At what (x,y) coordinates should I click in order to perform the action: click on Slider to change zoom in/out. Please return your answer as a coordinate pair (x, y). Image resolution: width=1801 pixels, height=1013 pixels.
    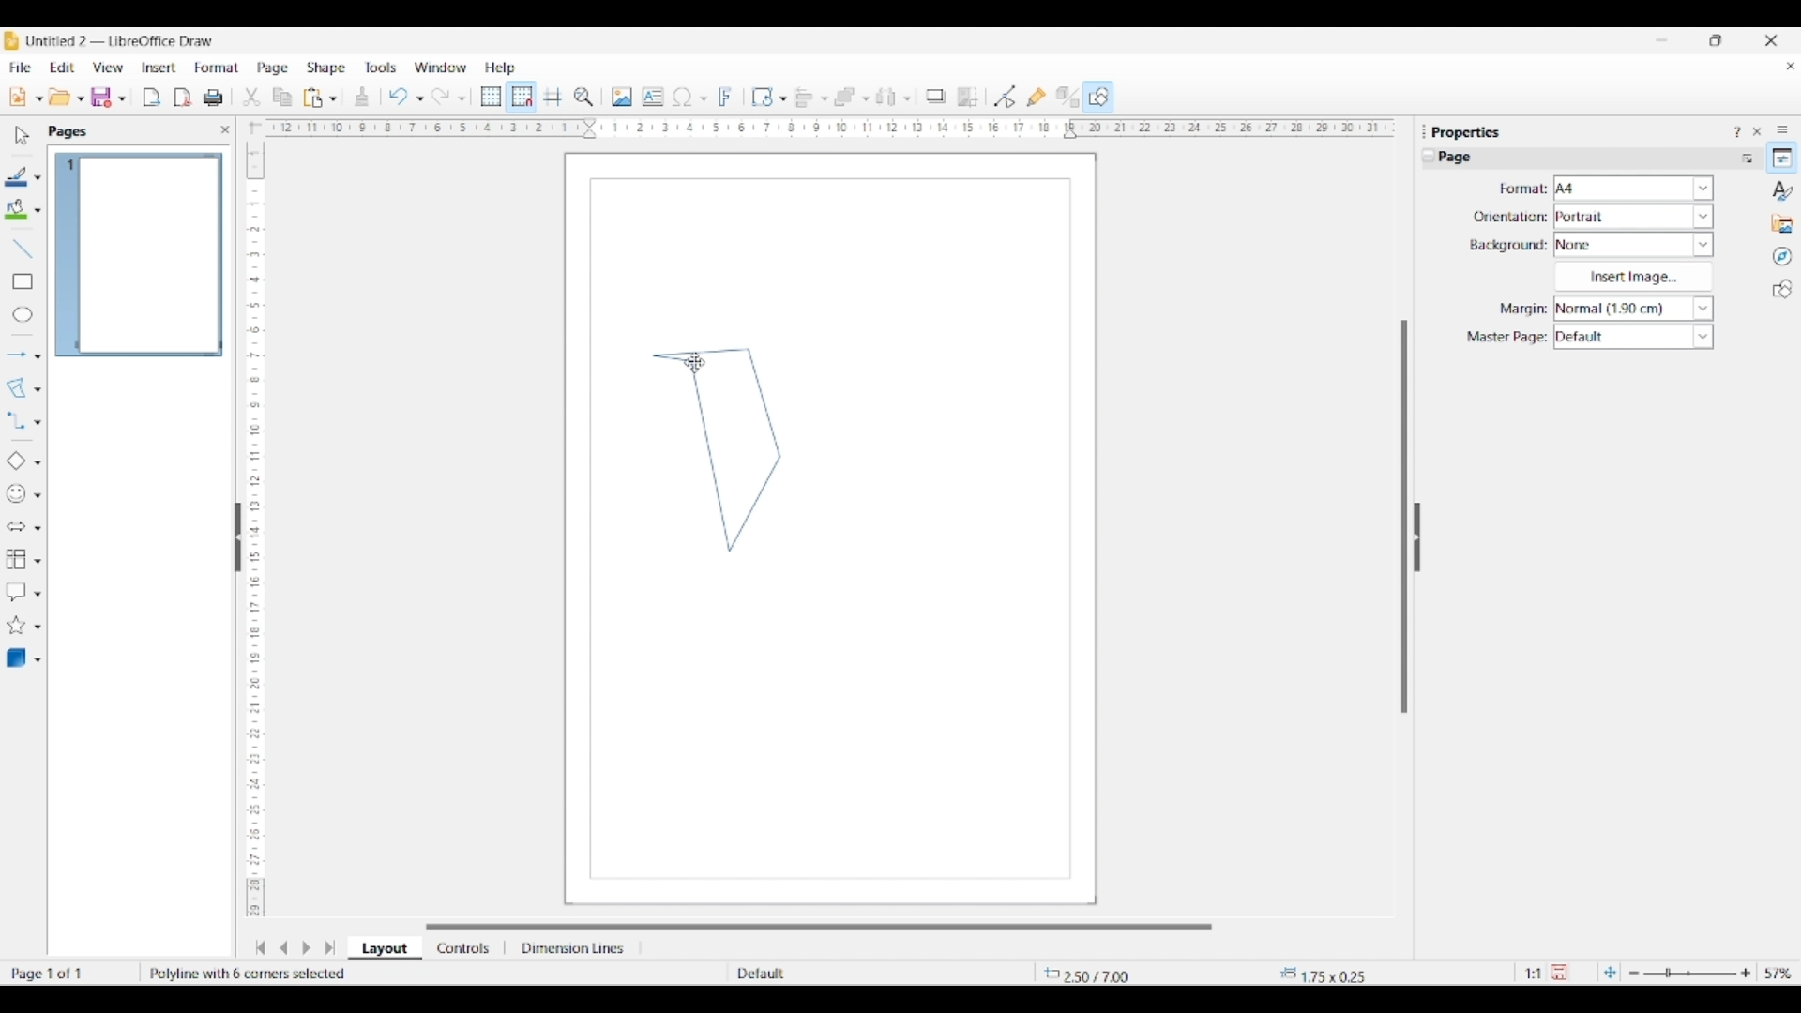
    Looking at the image, I should click on (1689, 973).